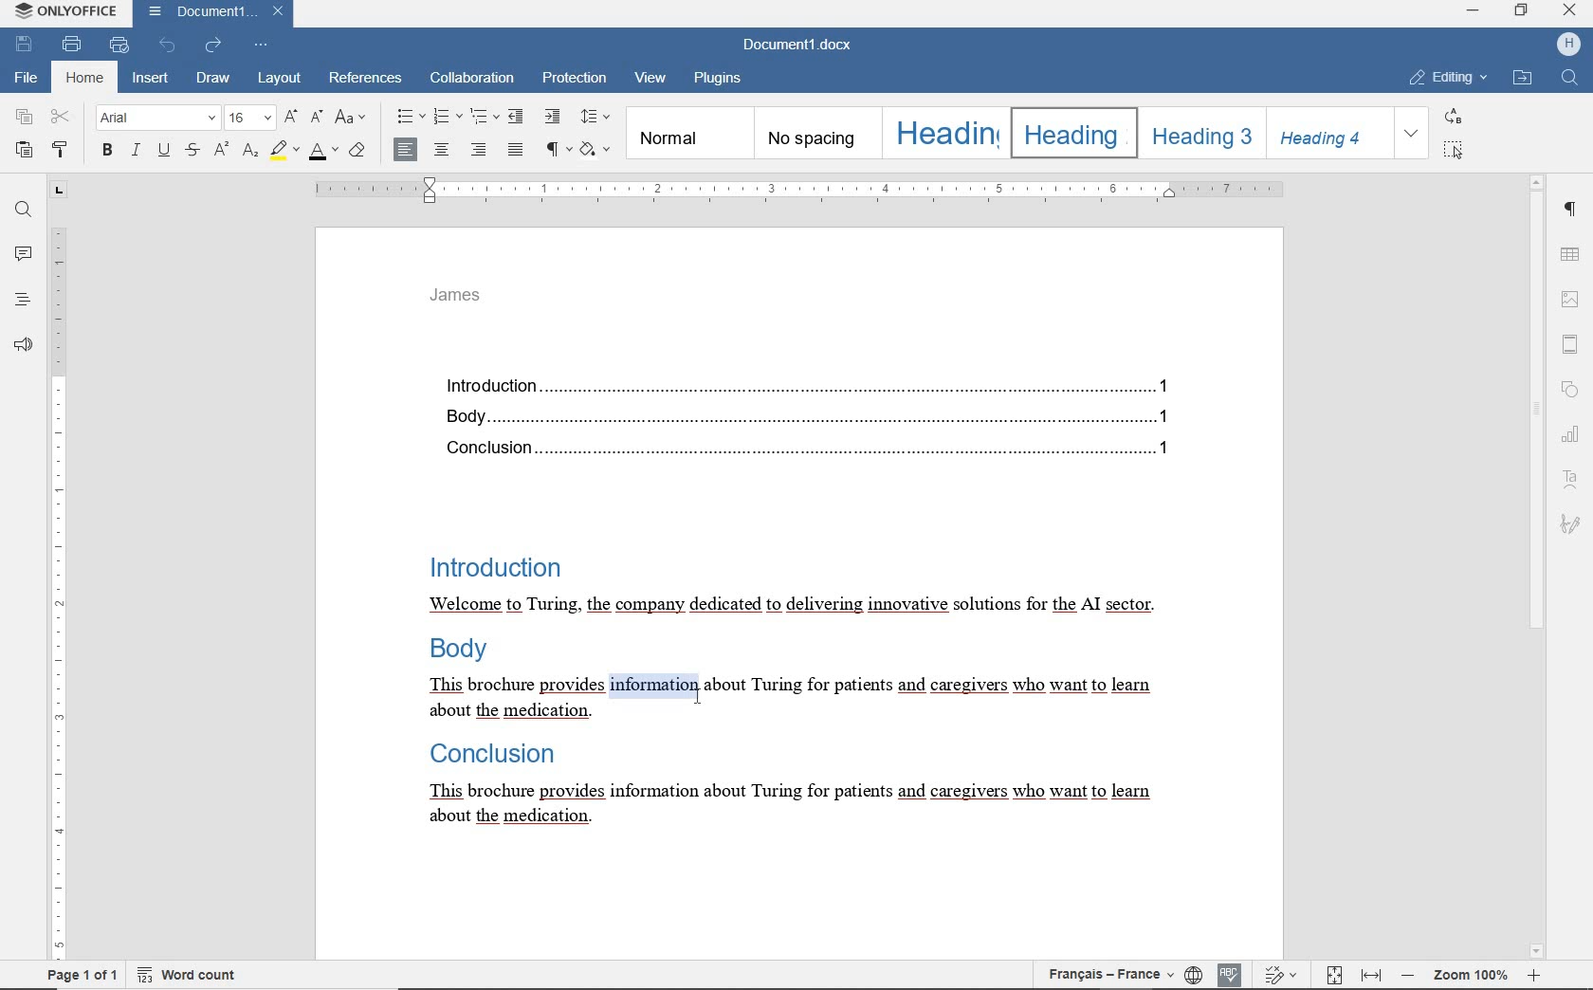 The image size is (1593, 990). I want to click on Conclusion, so click(487, 755).